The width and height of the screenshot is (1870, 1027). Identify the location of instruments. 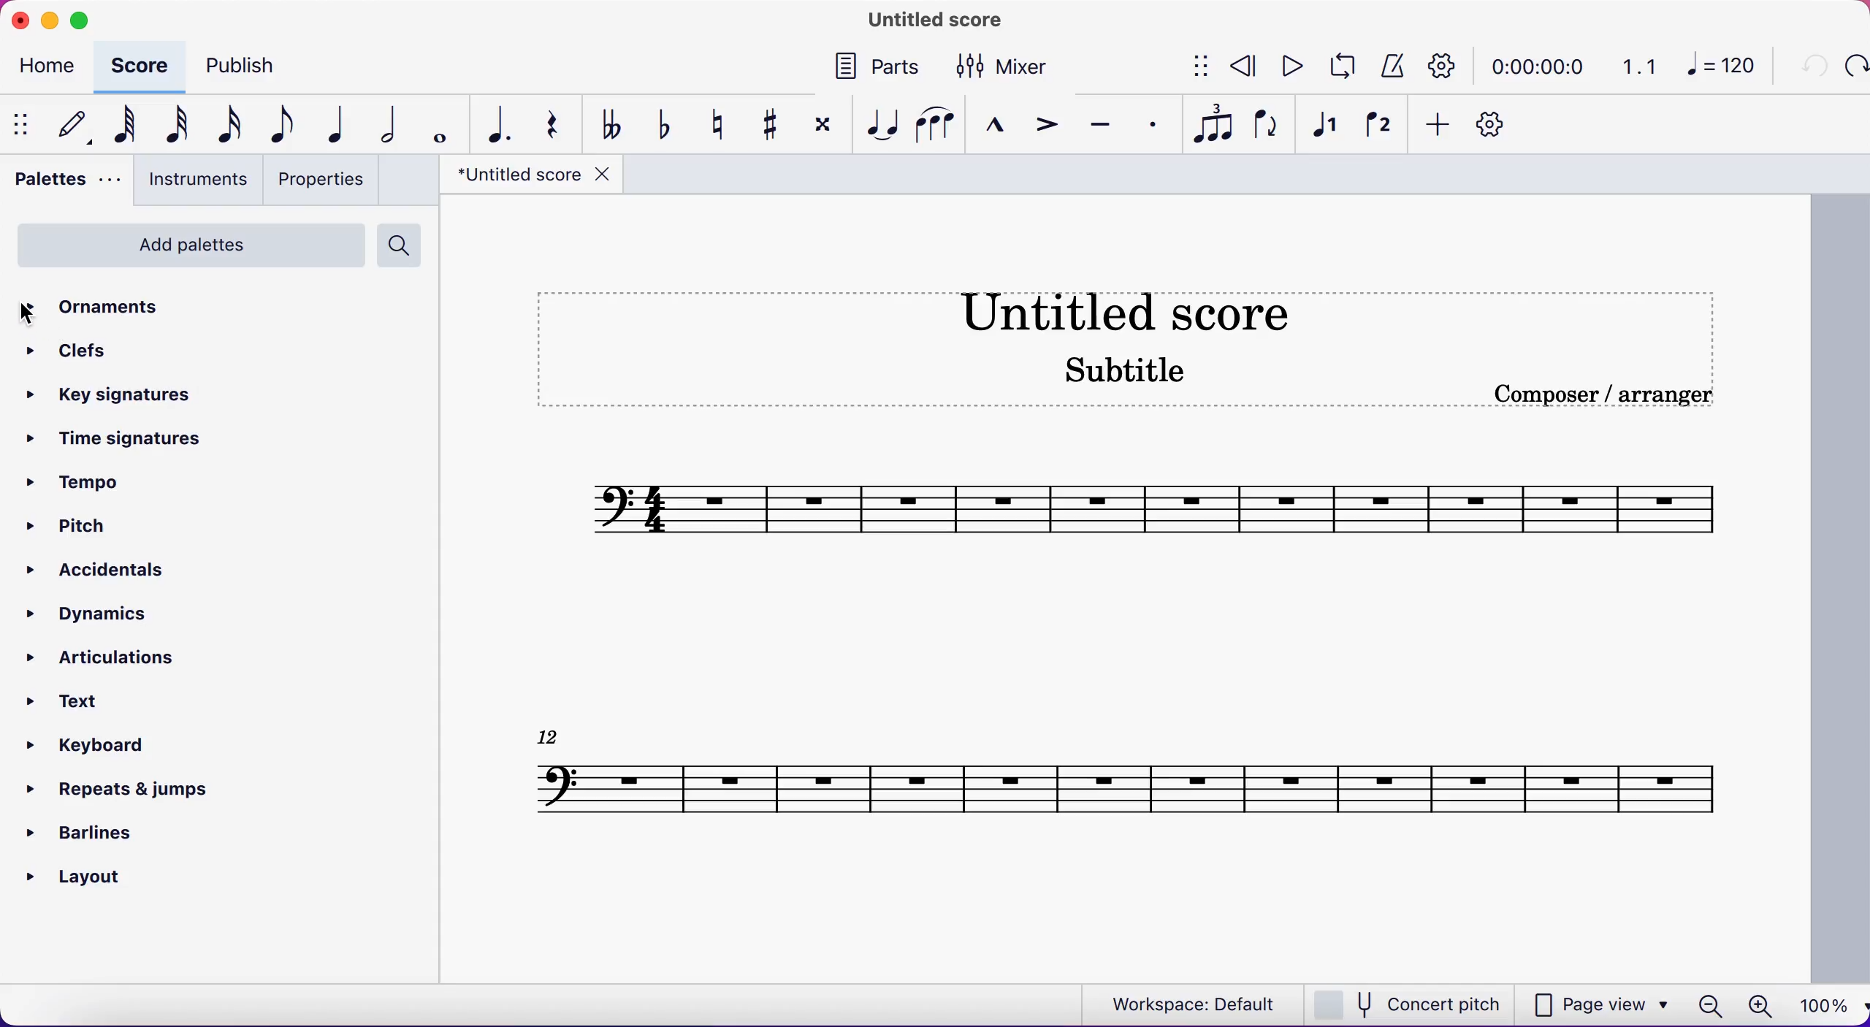
(196, 181).